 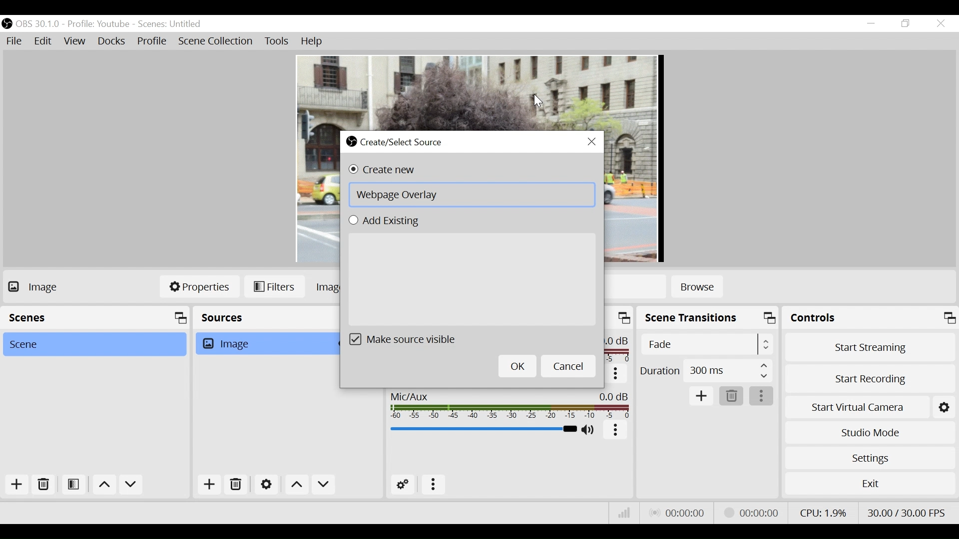 I want to click on Start Recording, so click(x=869, y=379).